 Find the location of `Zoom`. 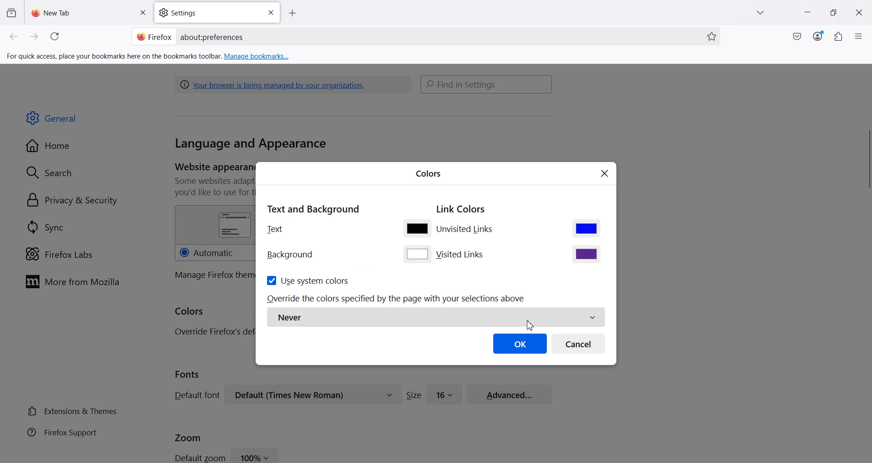

Zoom is located at coordinates (188, 437).